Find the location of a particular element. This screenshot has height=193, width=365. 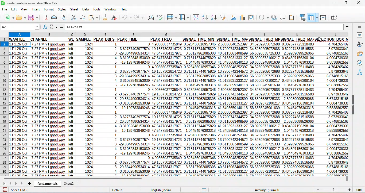

next sheet is located at coordinates (17, 183).